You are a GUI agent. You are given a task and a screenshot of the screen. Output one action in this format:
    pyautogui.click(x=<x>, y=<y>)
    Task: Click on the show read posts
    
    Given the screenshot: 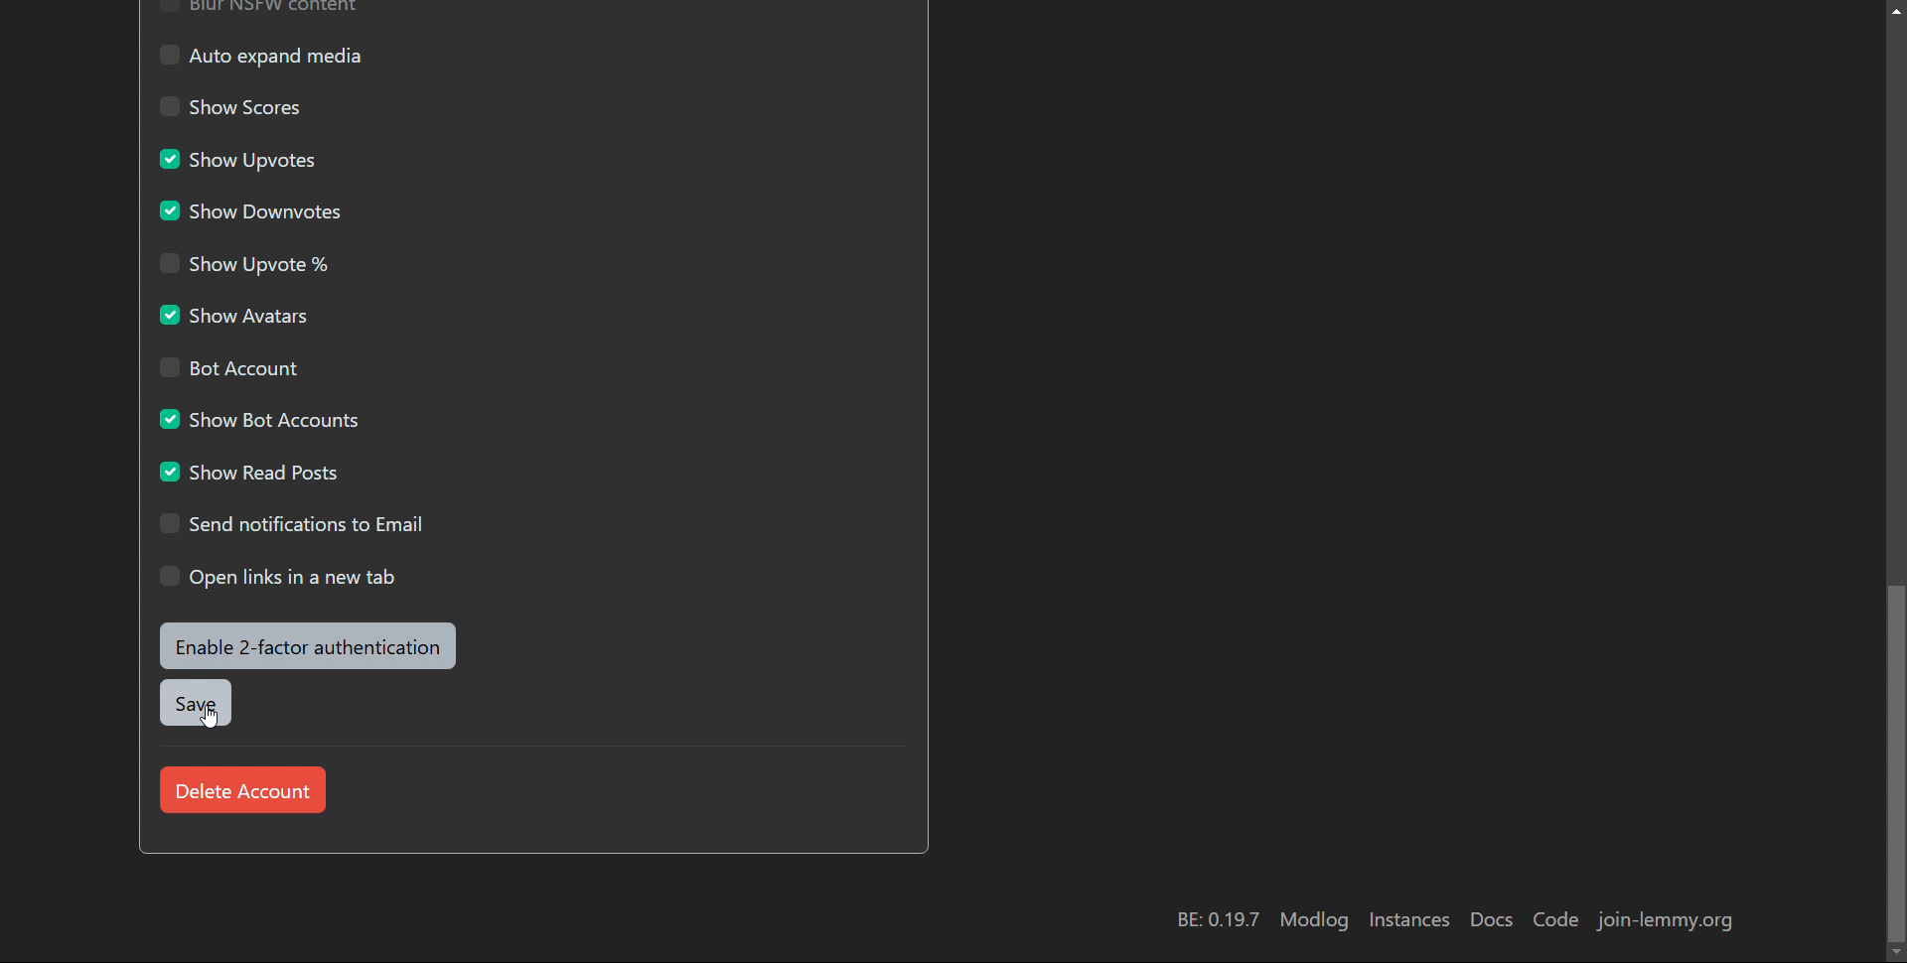 What is the action you would take?
    pyautogui.click(x=252, y=471)
    